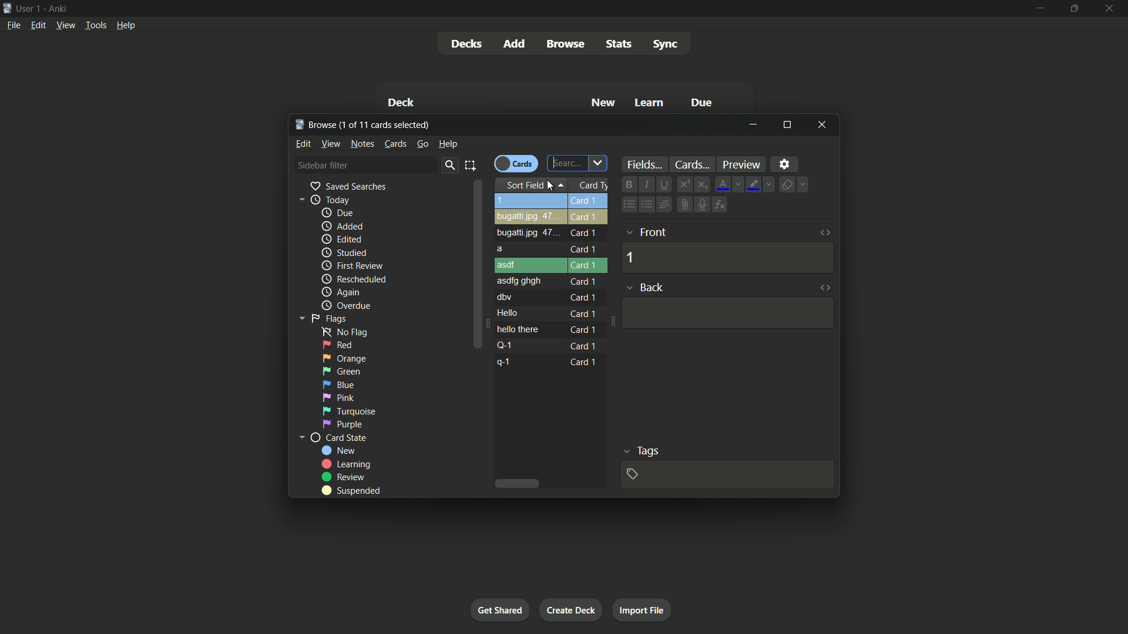  I want to click on rescheduled, so click(354, 279).